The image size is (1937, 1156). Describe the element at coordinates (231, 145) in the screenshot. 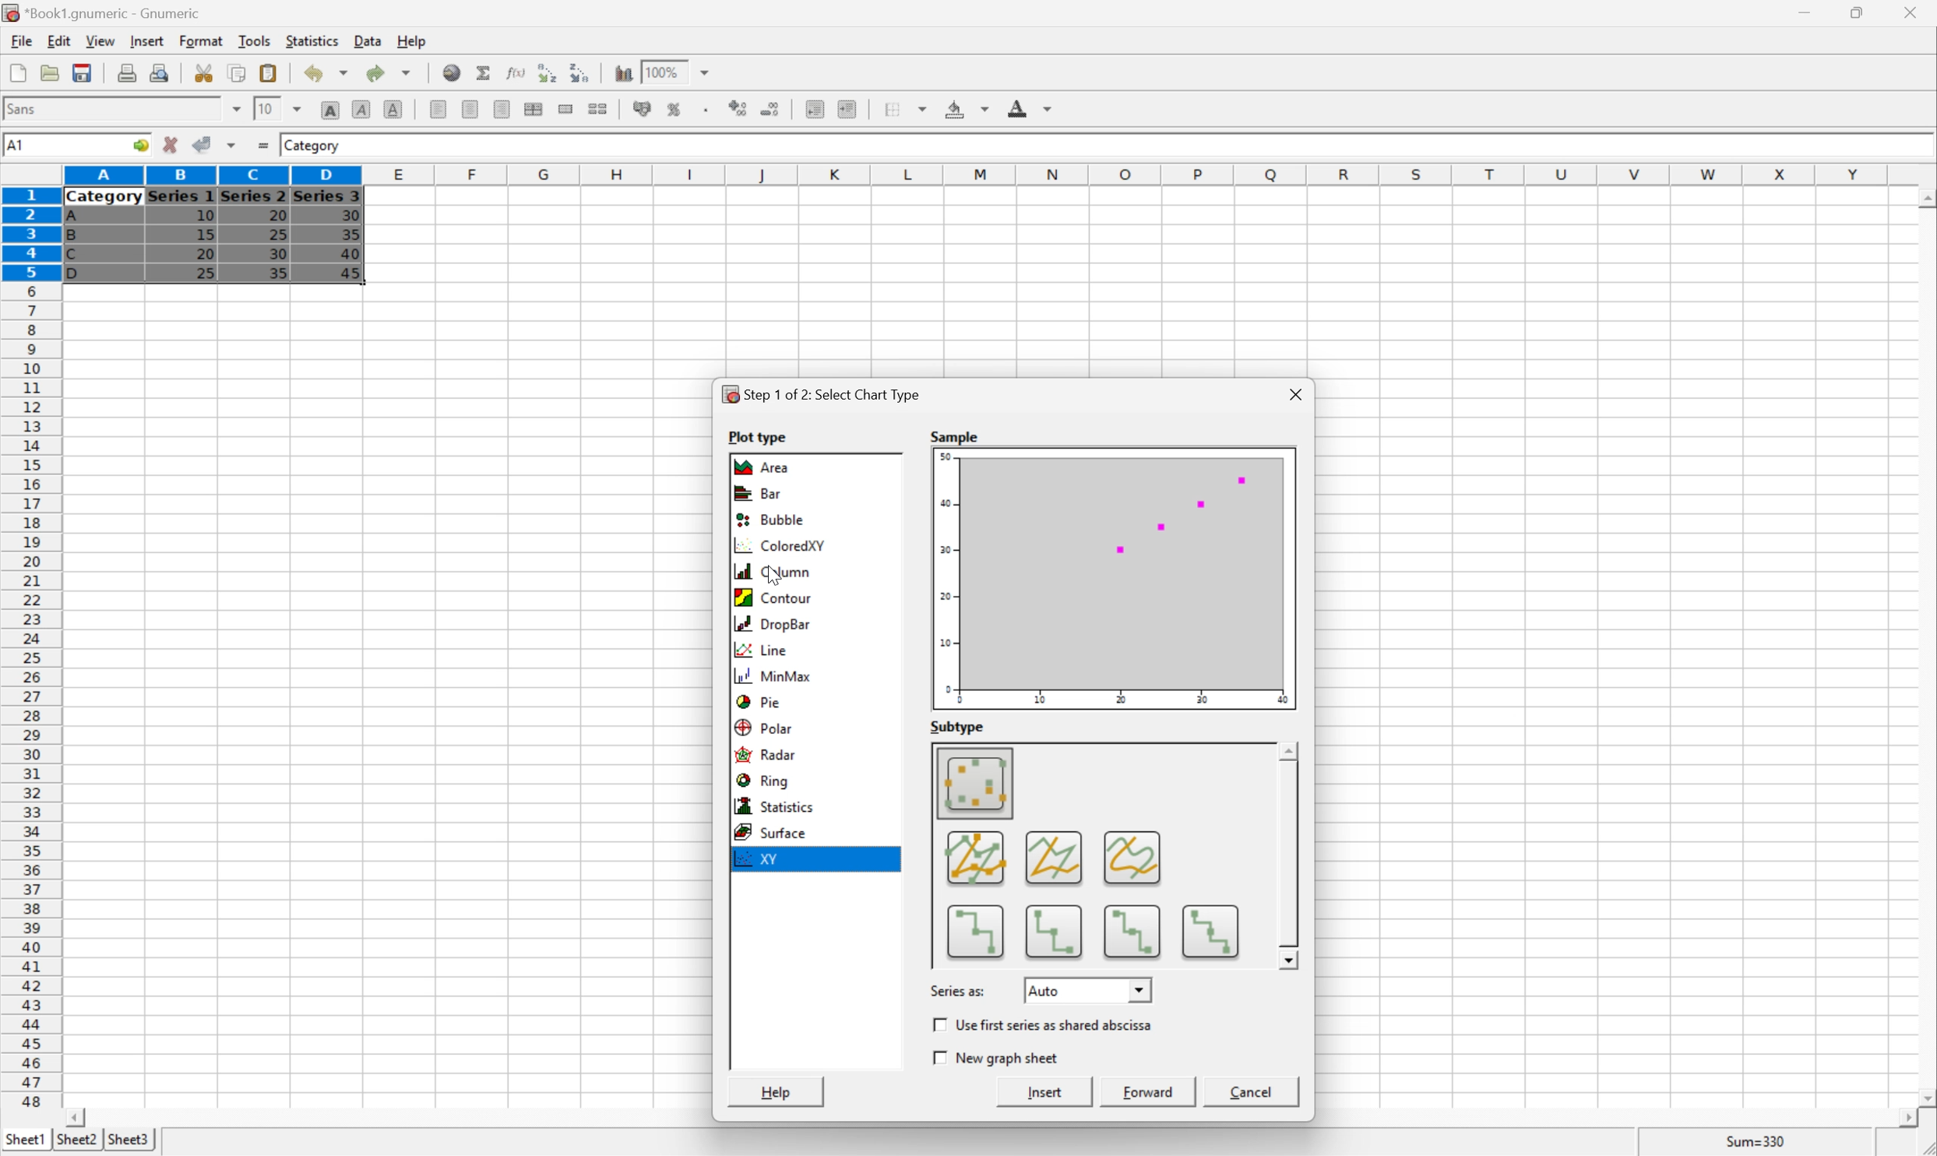

I see `Accept changes in multiple cells` at that location.